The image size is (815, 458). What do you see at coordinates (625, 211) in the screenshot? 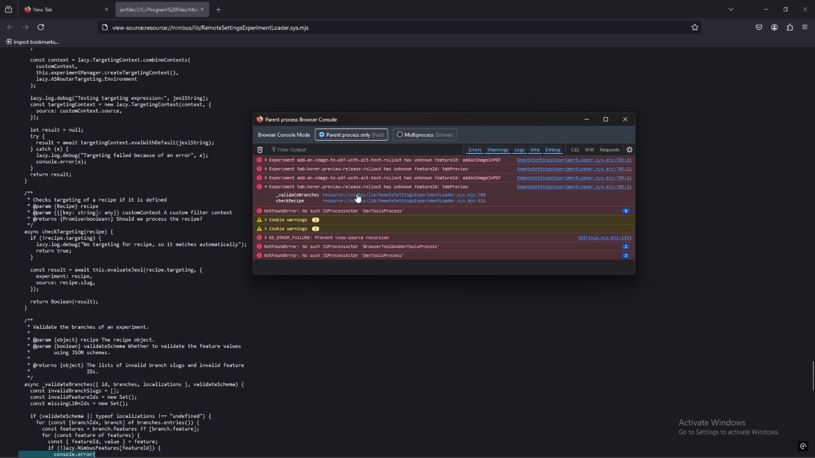
I see `info` at bounding box center [625, 211].